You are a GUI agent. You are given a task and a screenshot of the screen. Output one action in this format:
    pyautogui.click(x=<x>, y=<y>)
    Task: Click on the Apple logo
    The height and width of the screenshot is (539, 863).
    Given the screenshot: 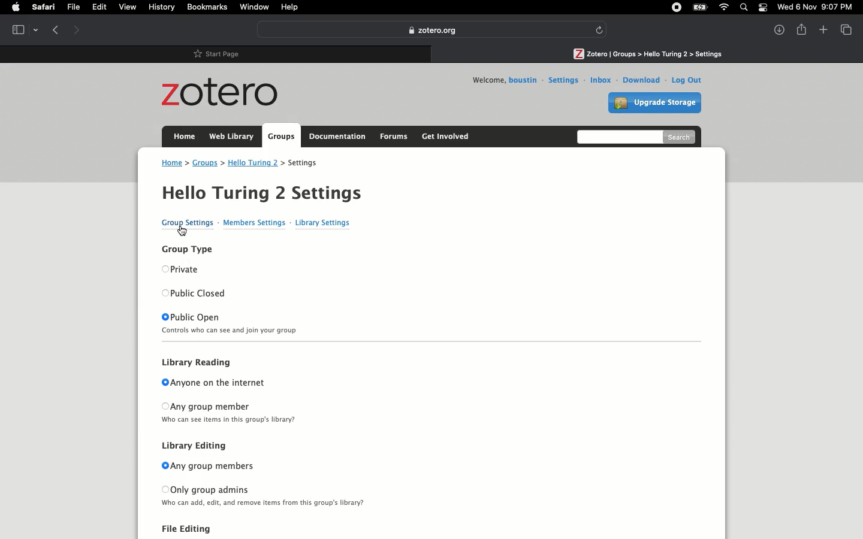 What is the action you would take?
    pyautogui.click(x=15, y=8)
    